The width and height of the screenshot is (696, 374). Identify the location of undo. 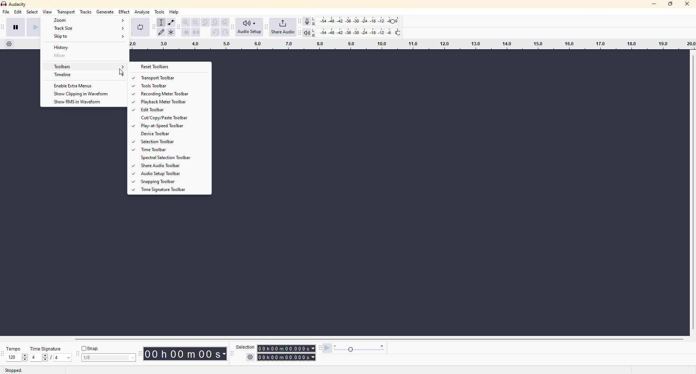
(216, 32).